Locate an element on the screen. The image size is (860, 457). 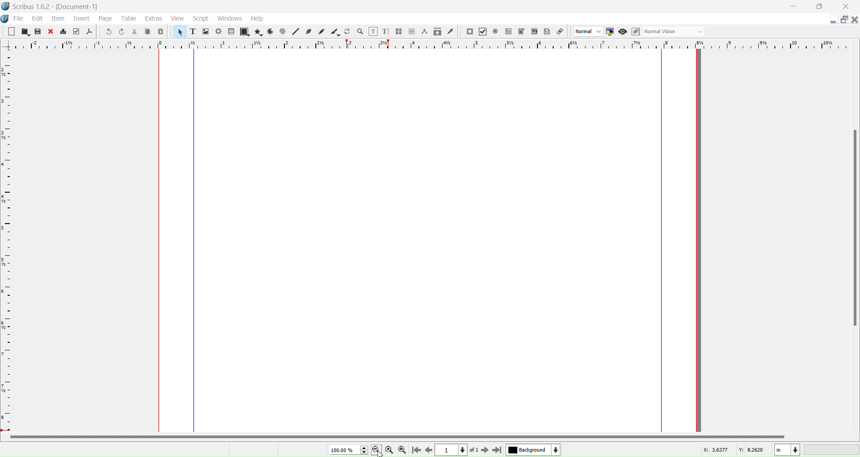
Toggle Color Management System is located at coordinates (610, 31).